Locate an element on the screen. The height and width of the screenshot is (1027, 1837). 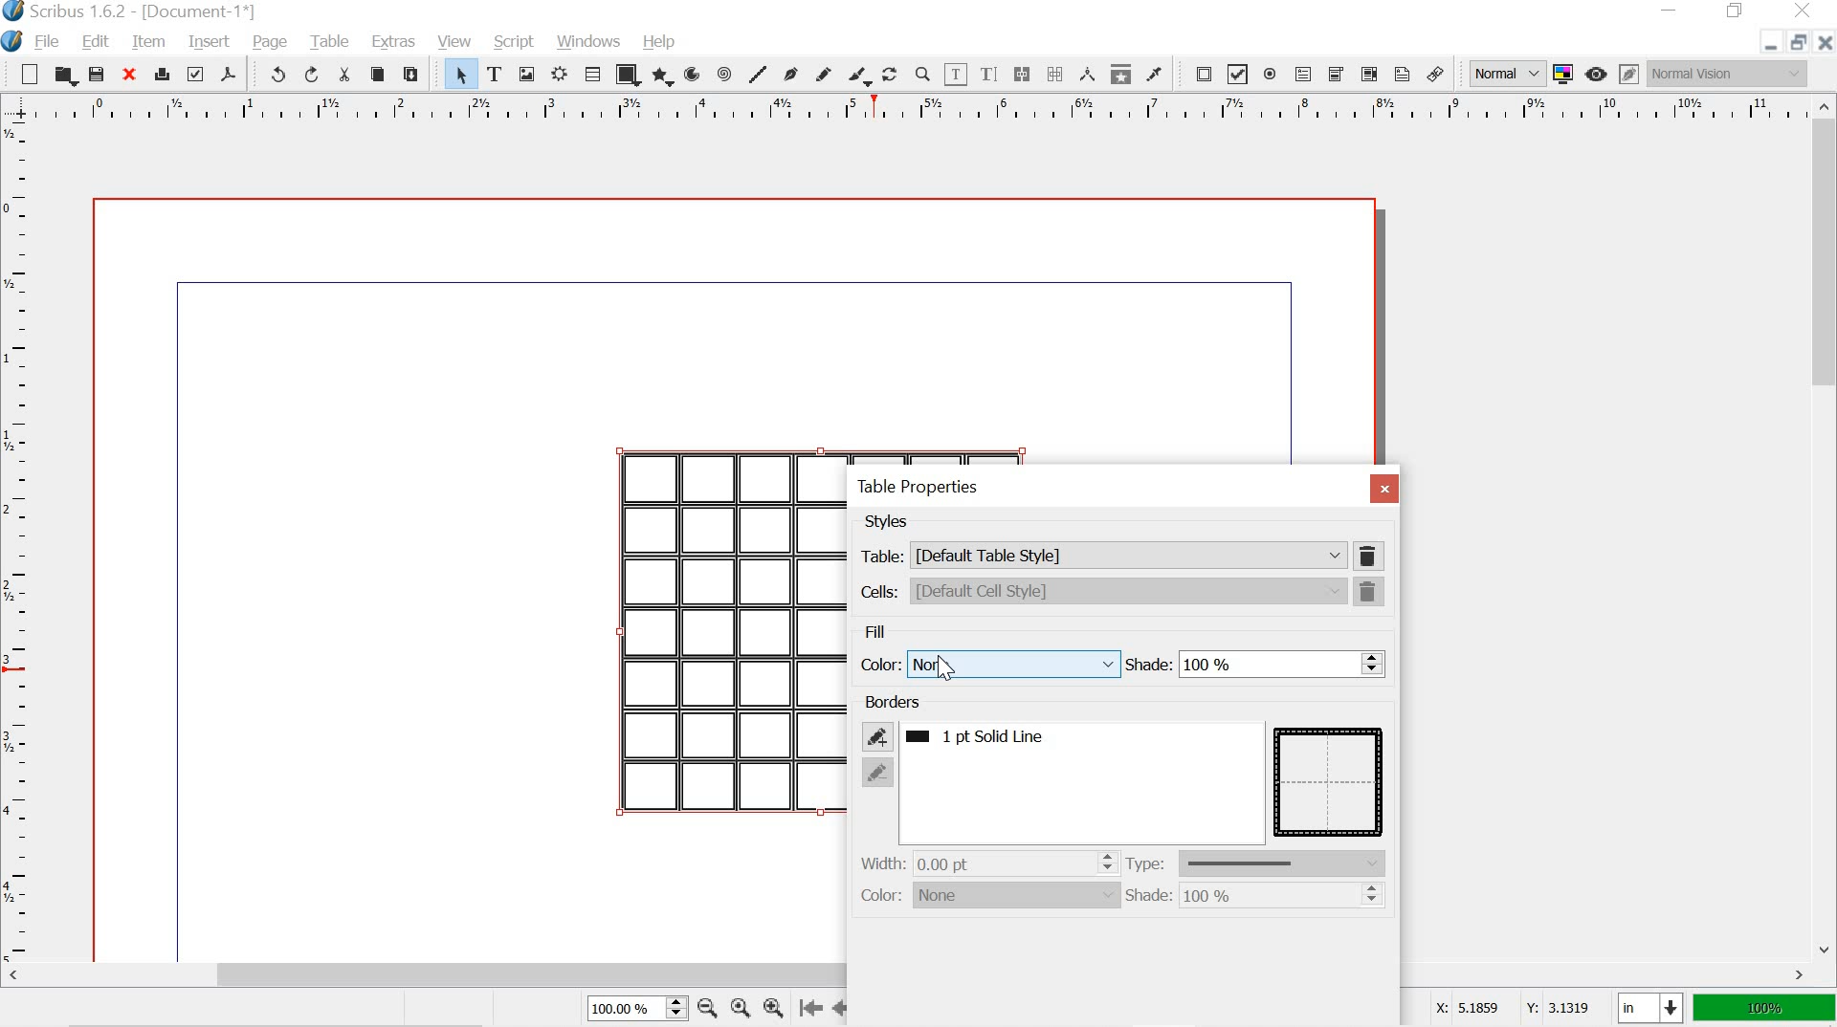
undo is located at coordinates (274, 73).